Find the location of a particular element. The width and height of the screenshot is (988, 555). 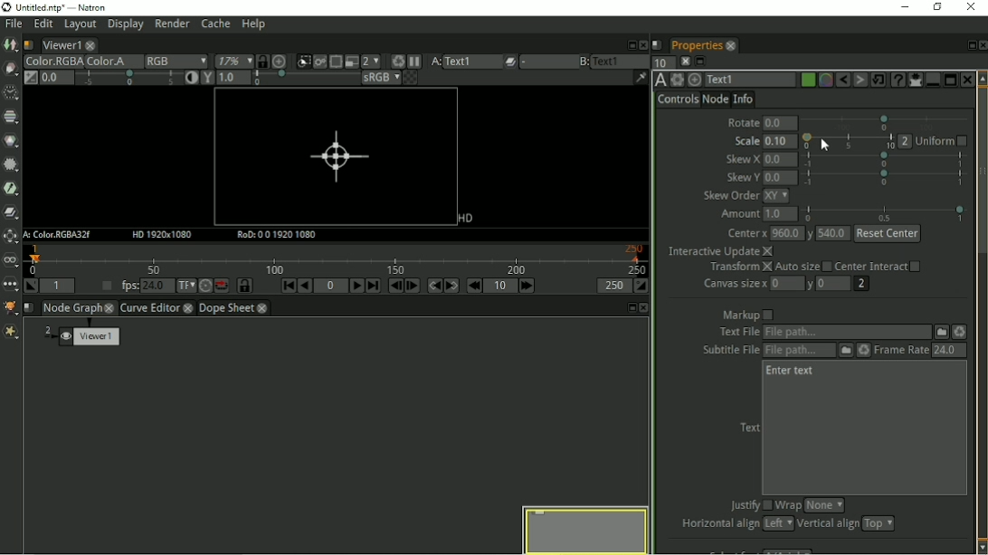

Script name is located at coordinates (28, 45).